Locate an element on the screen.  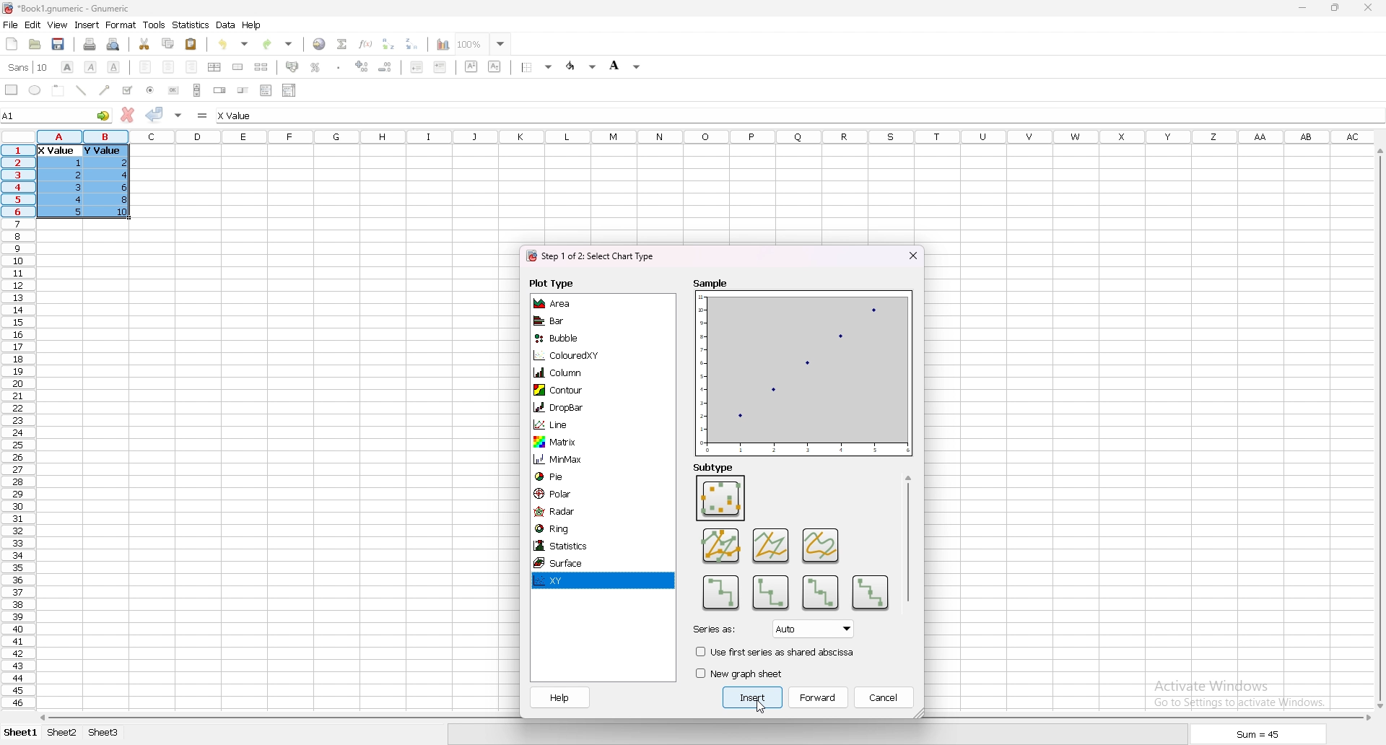
chart is located at coordinates (439, 45).